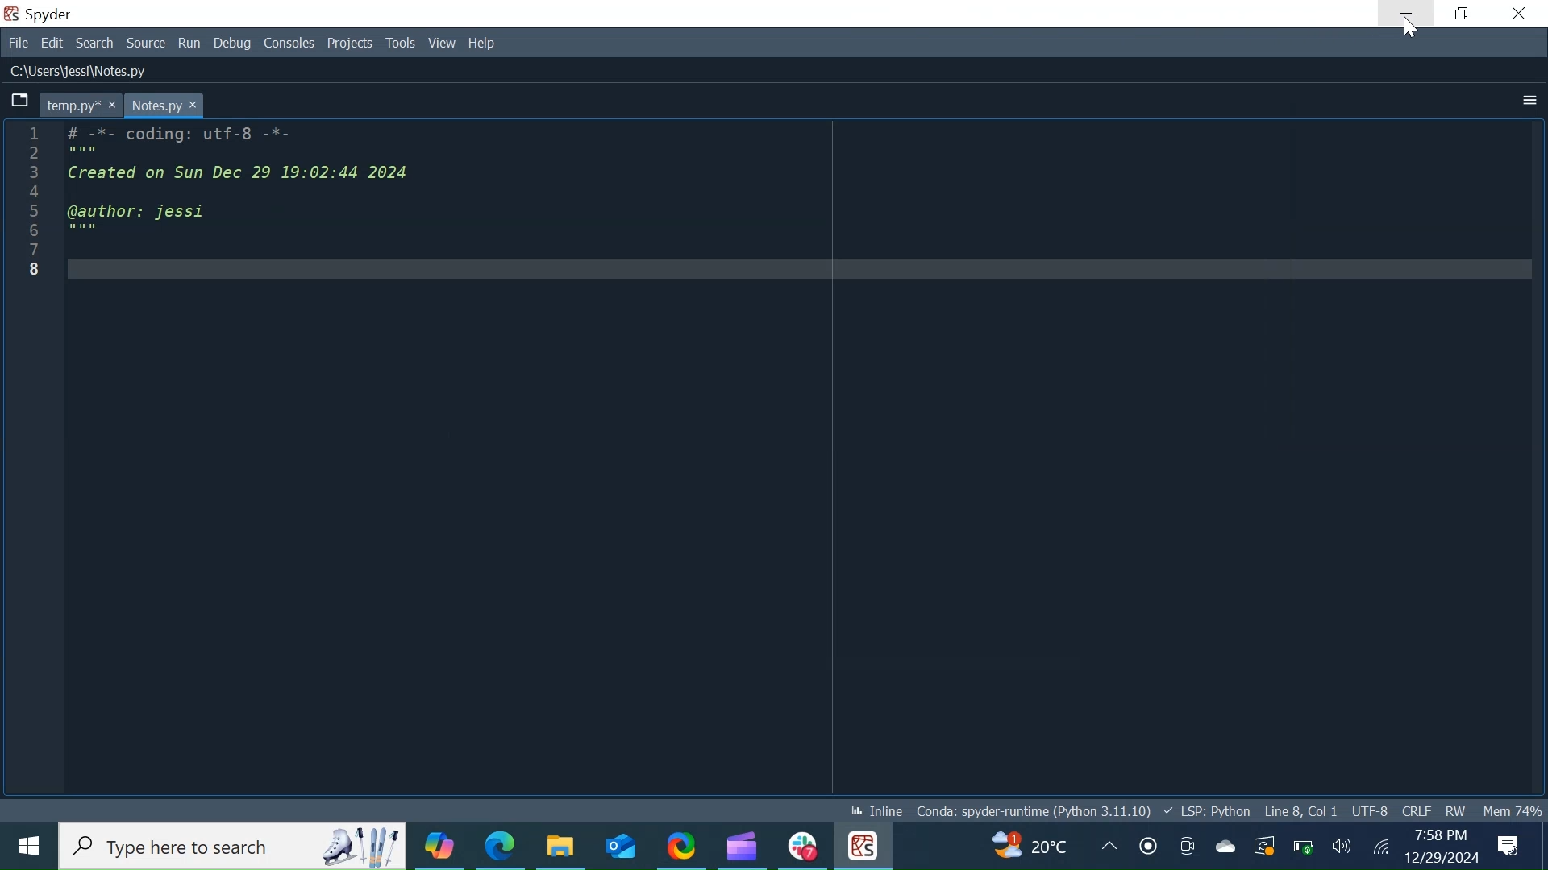 The width and height of the screenshot is (1548, 870). I want to click on Spyder Desktop icon, so click(863, 845).